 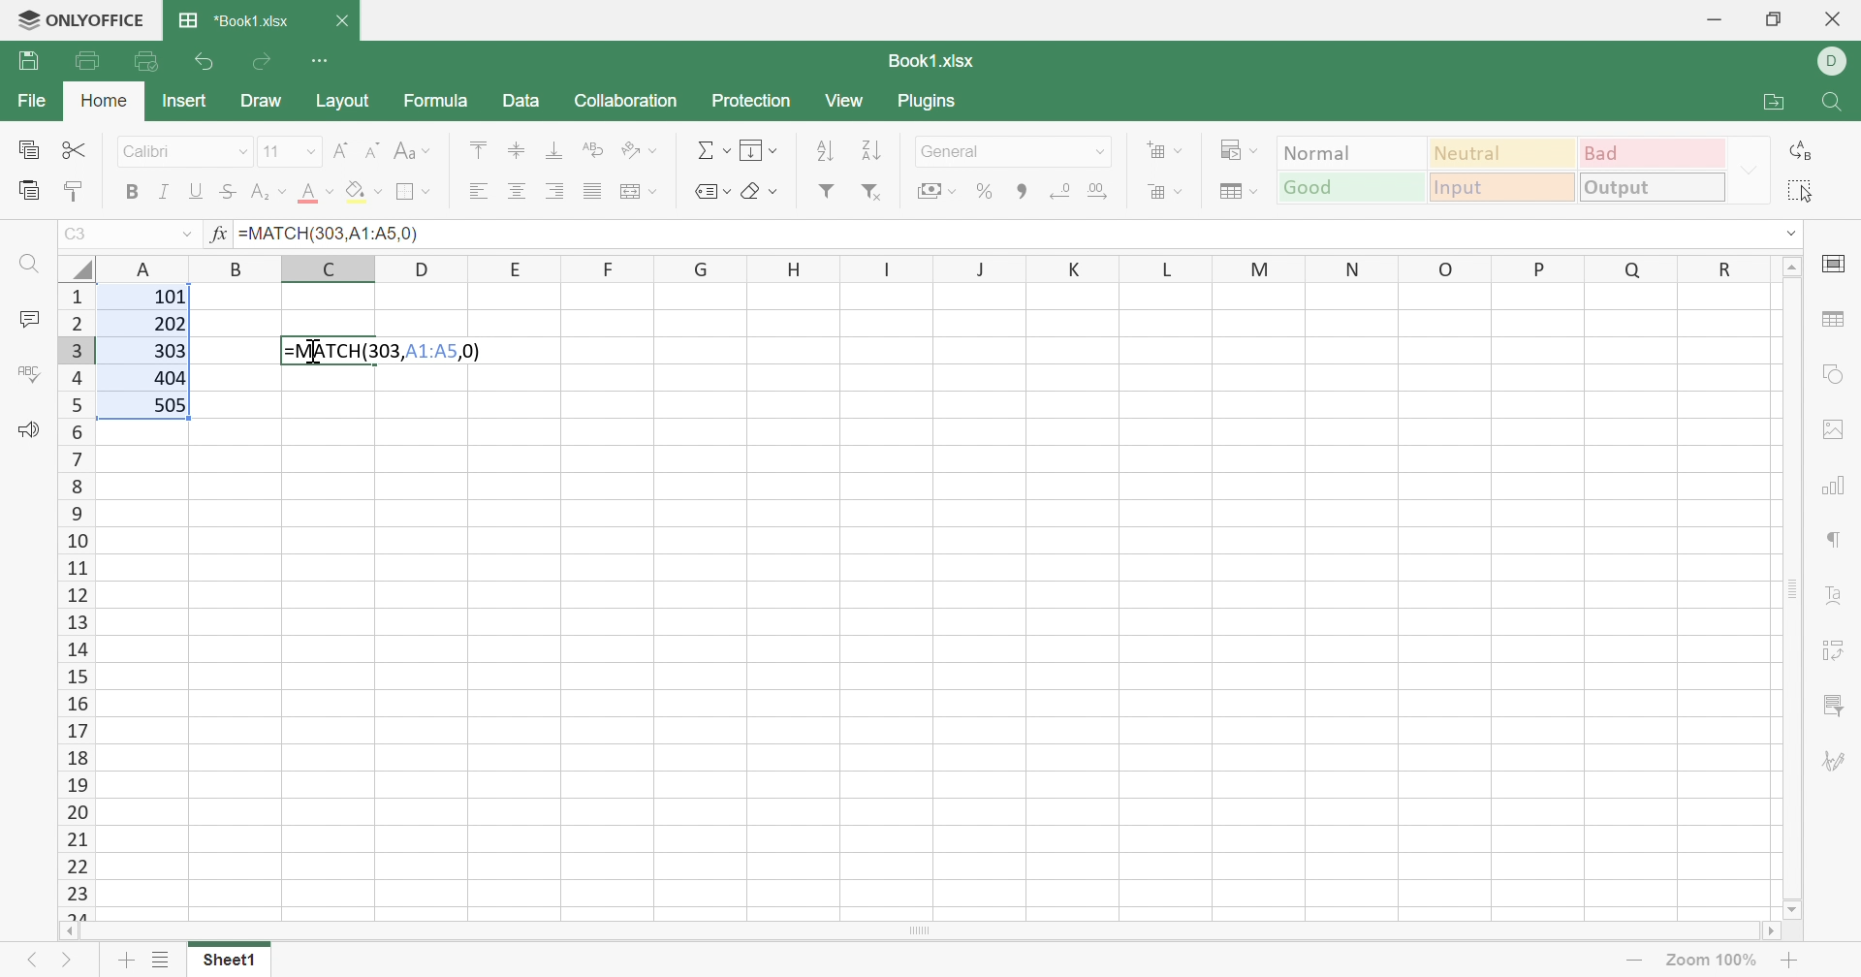 I want to click on Drop Down, so click(x=187, y=236).